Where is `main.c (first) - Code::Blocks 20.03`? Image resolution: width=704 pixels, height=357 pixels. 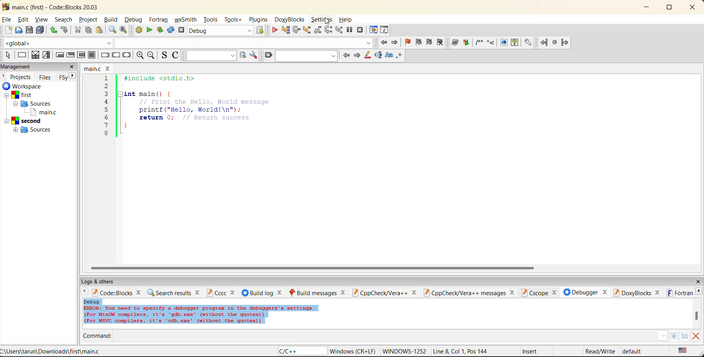 main.c (first) - Code::Blocks 20.03 is located at coordinates (53, 7).